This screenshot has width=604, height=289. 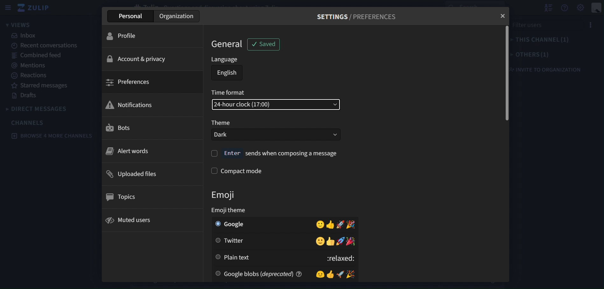 What do you see at coordinates (226, 59) in the screenshot?
I see `language` at bounding box center [226, 59].